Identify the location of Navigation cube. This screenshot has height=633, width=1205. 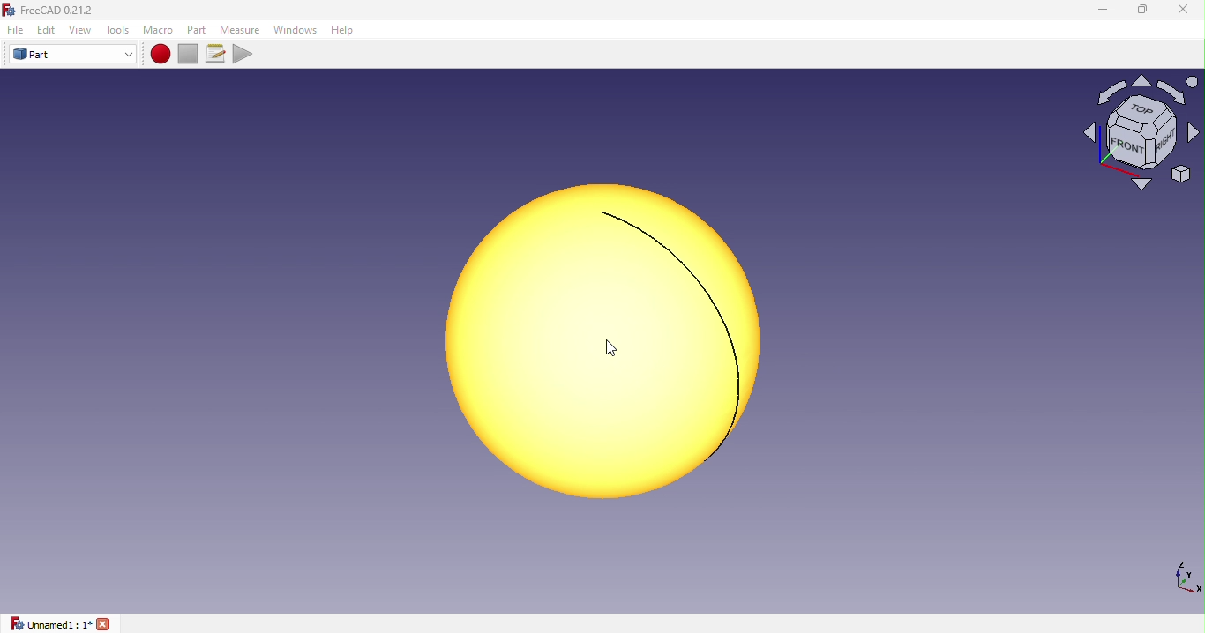
(1141, 139).